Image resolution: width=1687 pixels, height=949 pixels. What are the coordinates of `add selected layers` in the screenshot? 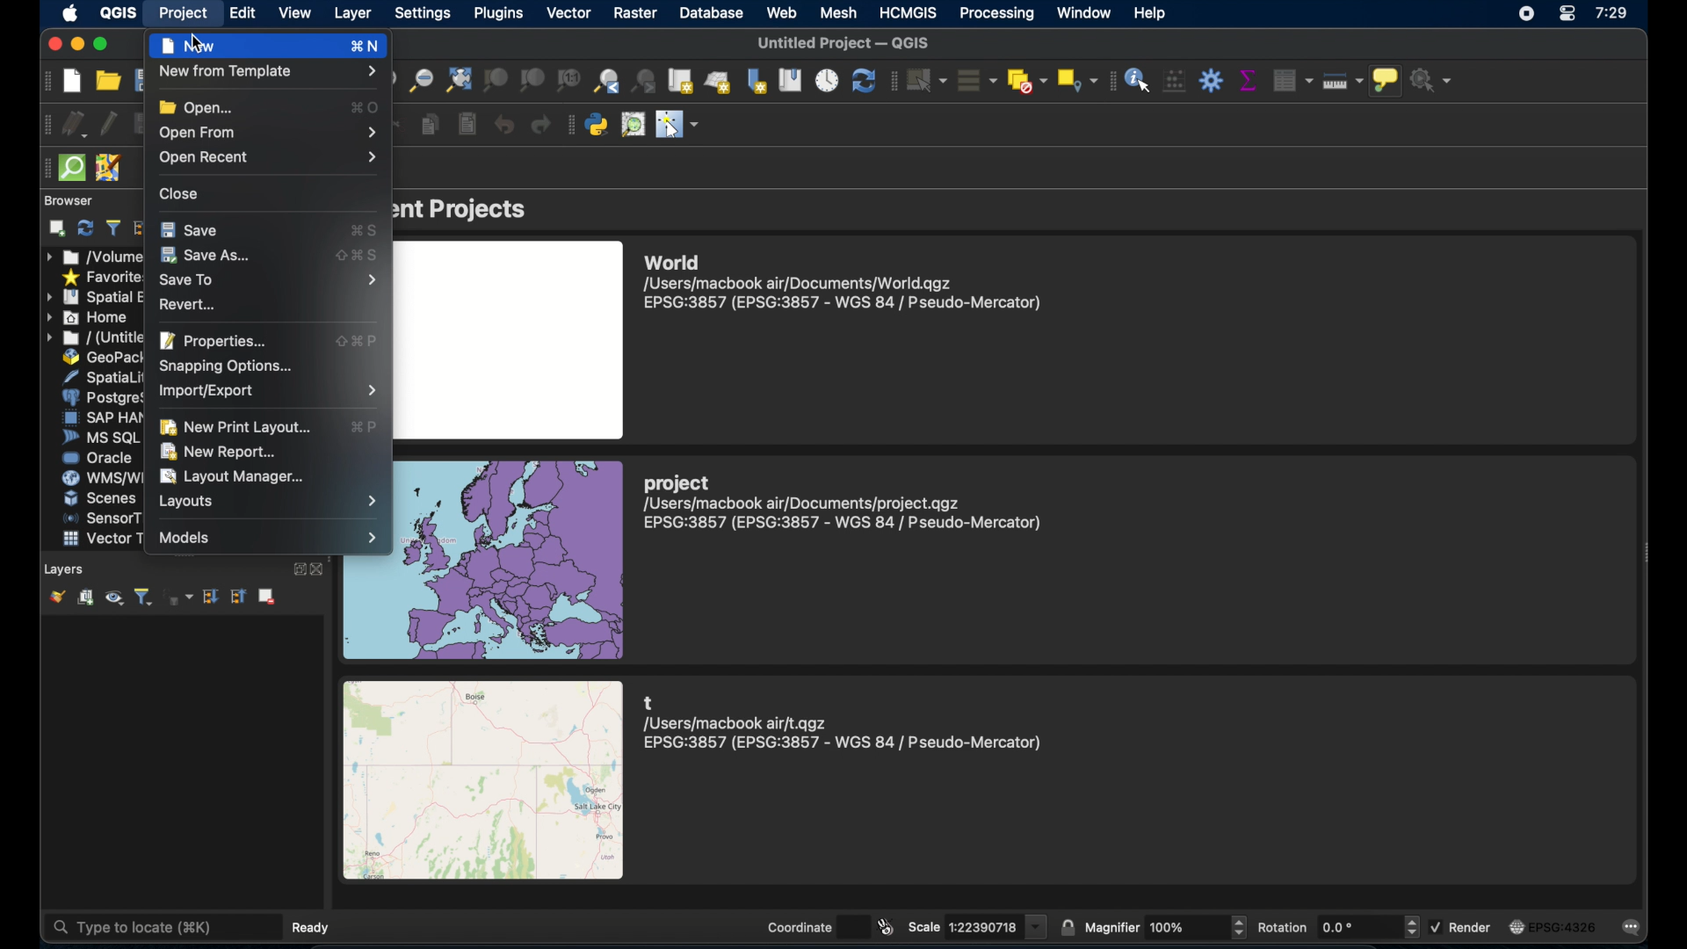 It's located at (57, 228).